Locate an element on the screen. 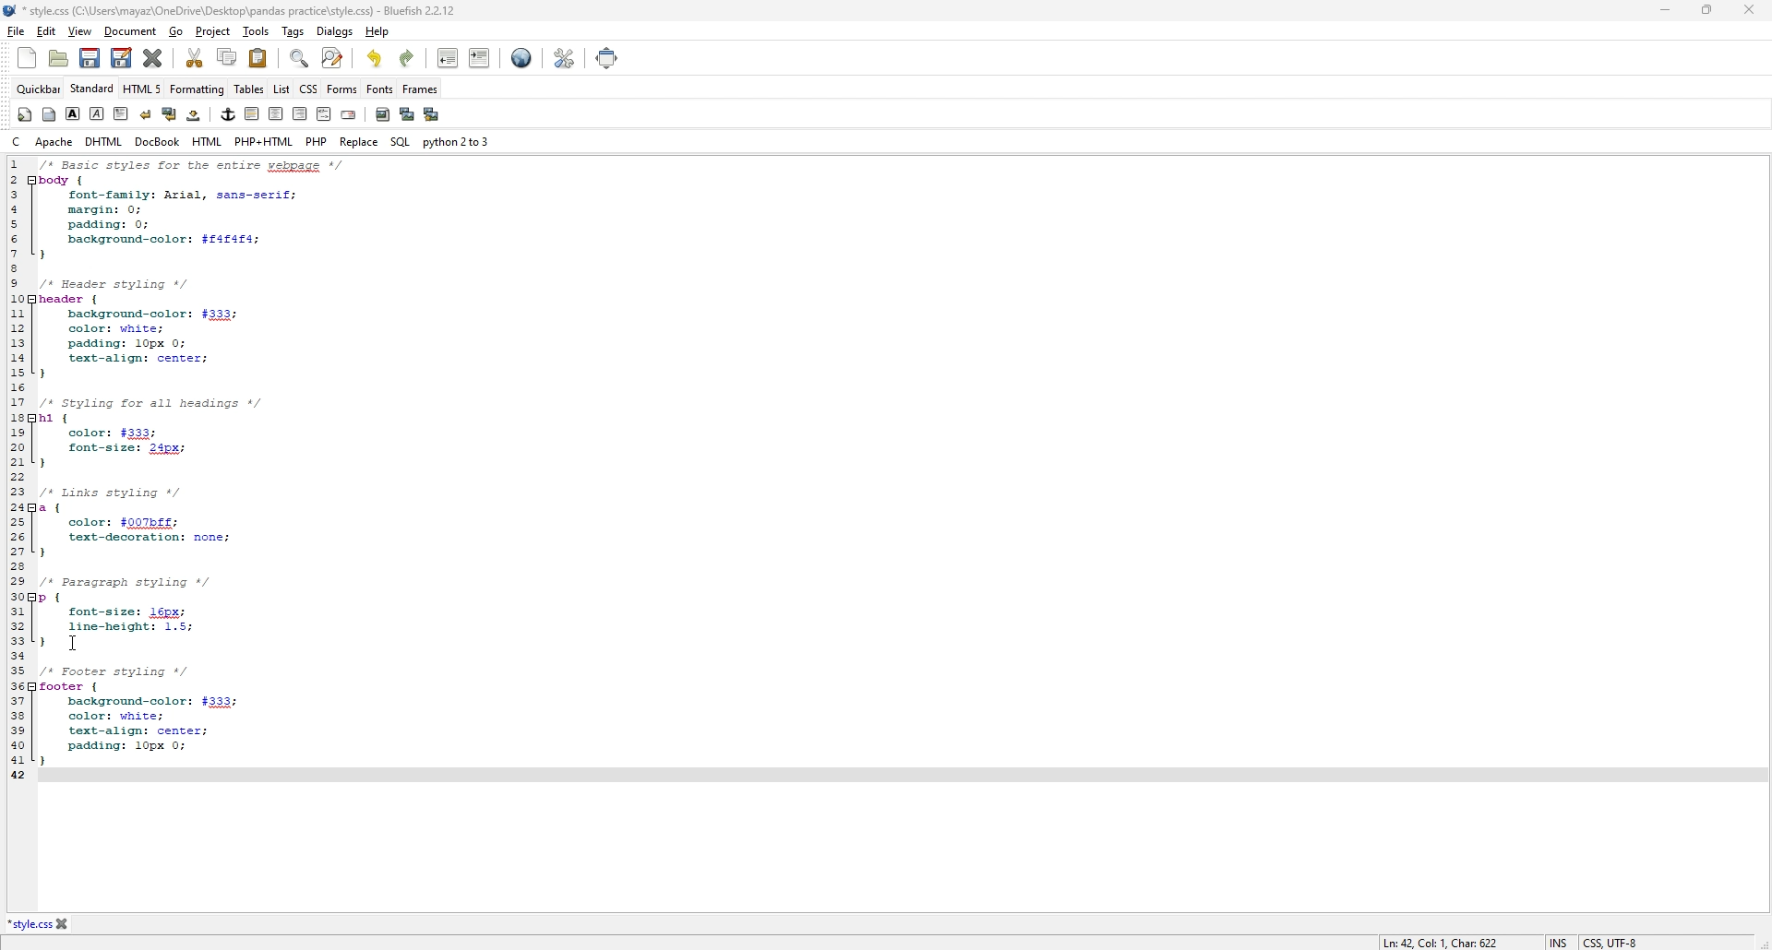  new is located at coordinates (27, 57).